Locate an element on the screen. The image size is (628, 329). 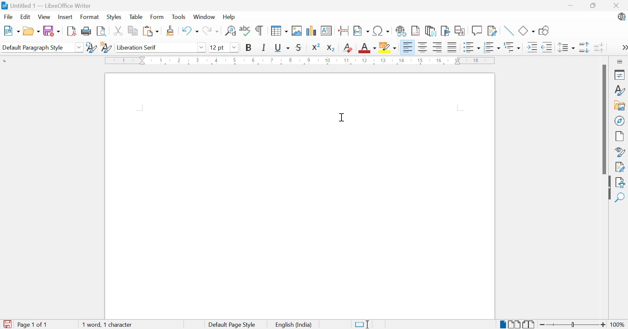
Italic is located at coordinates (264, 48).